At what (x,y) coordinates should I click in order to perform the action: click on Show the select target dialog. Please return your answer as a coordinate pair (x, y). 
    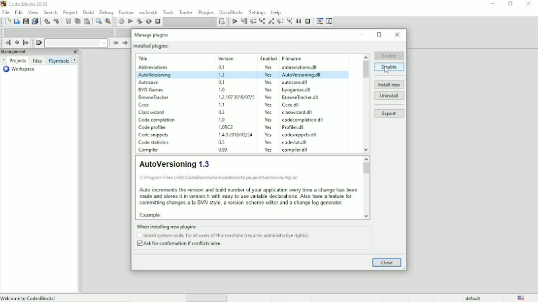
    Looking at the image, I should click on (223, 22).